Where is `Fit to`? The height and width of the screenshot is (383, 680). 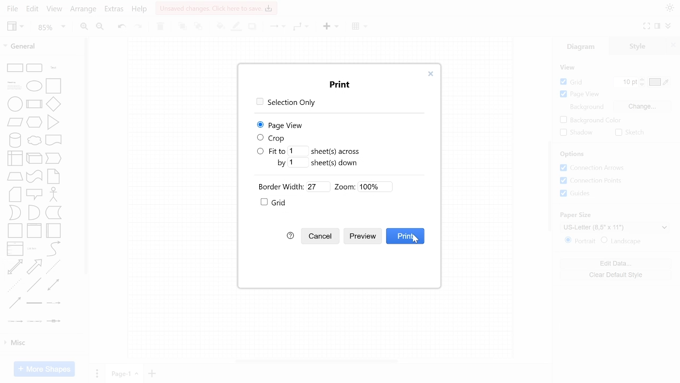 Fit to is located at coordinates (271, 151).